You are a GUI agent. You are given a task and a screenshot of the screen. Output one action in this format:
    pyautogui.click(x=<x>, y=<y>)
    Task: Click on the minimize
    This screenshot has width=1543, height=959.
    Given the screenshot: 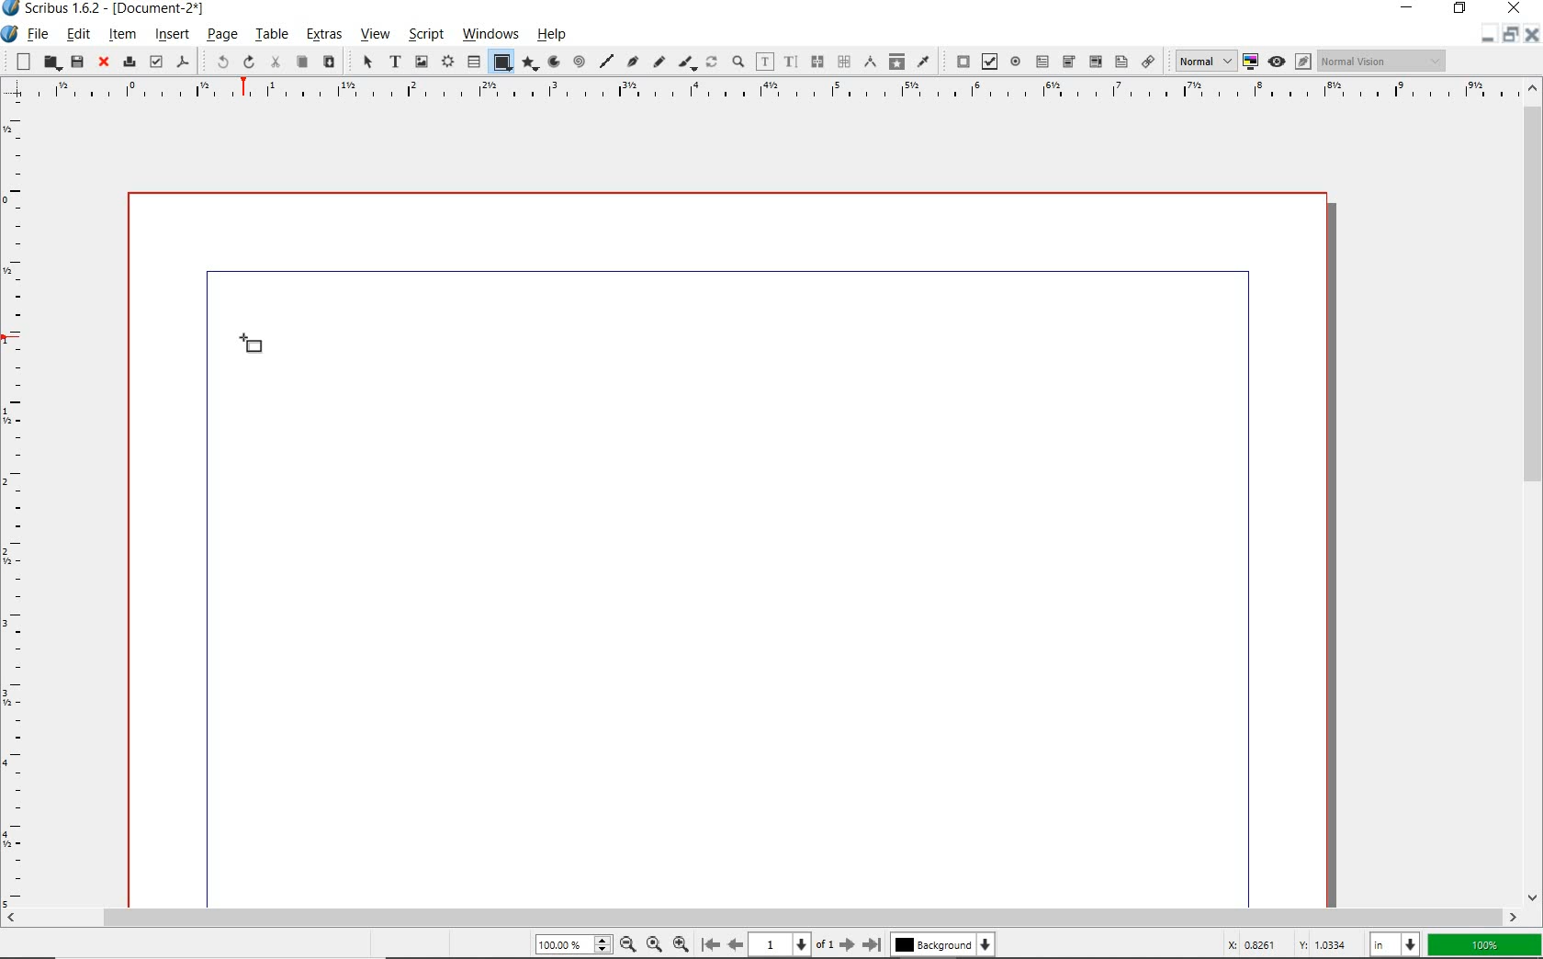 What is the action you would take?
    pyautogui.click(x=1485, y=39)
    